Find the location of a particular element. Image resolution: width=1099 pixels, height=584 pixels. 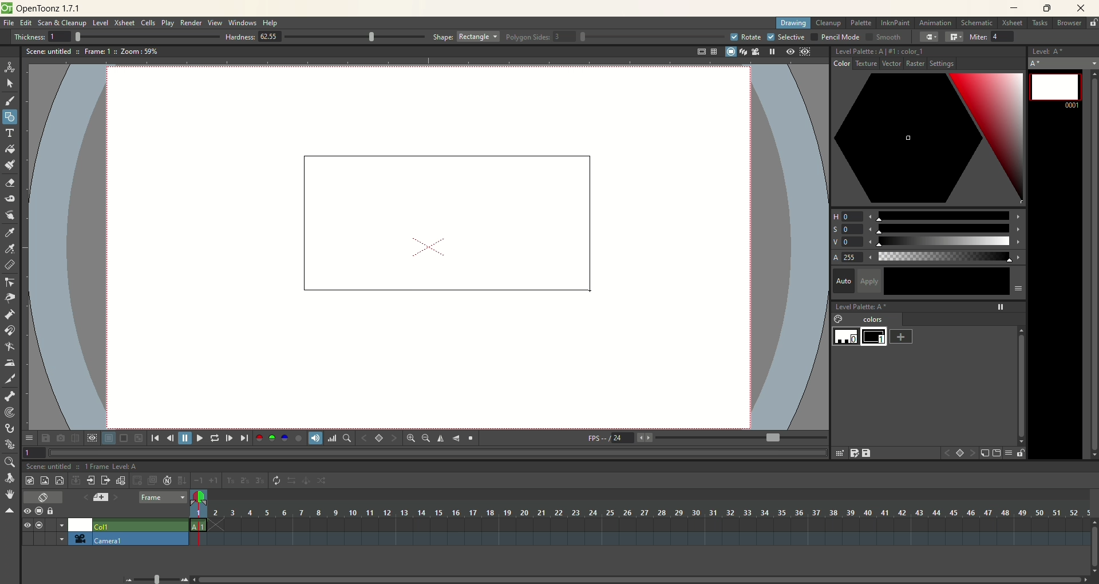

colors is located at coordinates (868, 320).